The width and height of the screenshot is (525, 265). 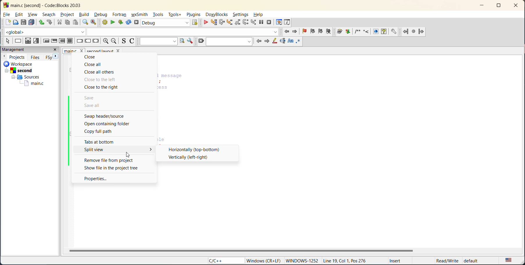 What do you see at coordinates (312, 32) in the screenshot?
I see `previous bookmark` at bounding box center [312, 32].